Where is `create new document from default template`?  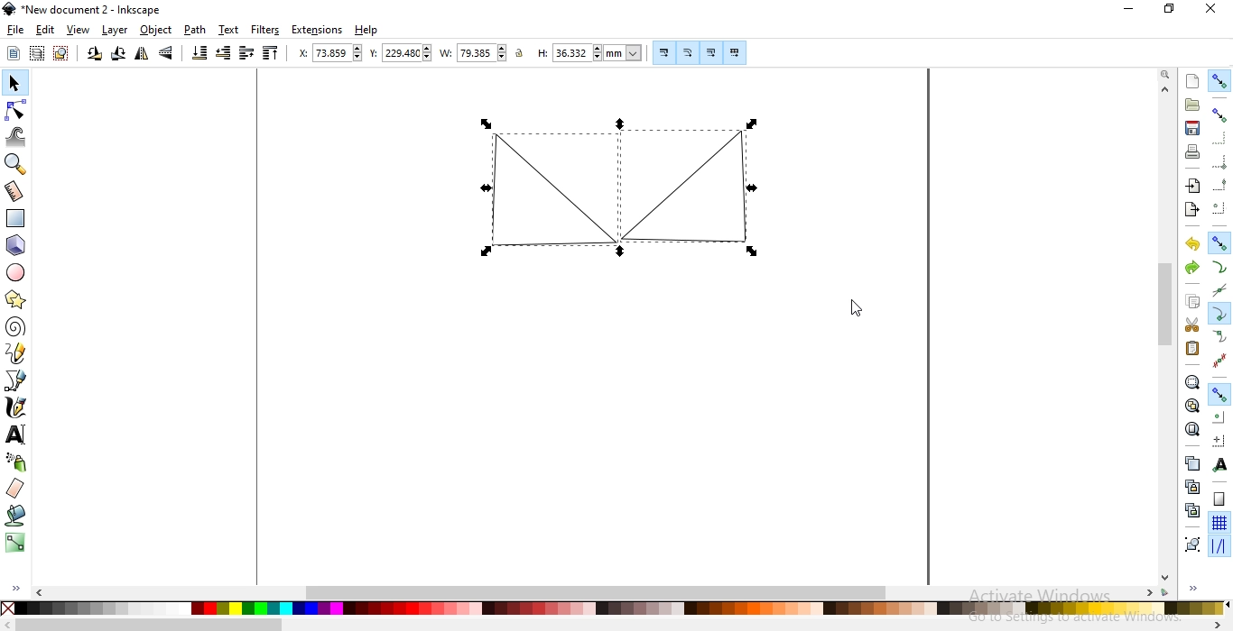
create new document from default template is located at coordinates (1193, 79).